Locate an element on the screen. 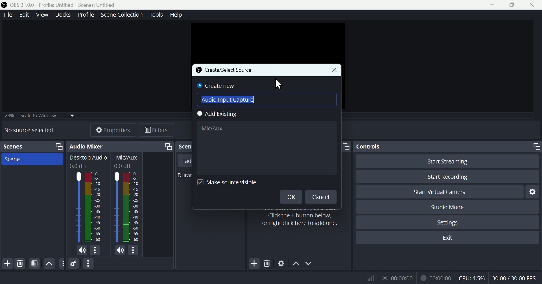 This screenshot has width=542, height=284. Live Status is located at coordinates (397, 278).